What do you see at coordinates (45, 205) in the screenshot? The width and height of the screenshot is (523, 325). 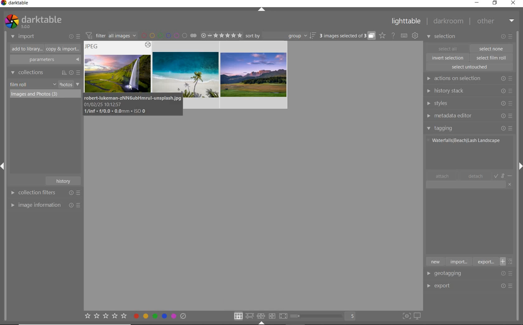 I see `image information` at bounding box center [45, 205].